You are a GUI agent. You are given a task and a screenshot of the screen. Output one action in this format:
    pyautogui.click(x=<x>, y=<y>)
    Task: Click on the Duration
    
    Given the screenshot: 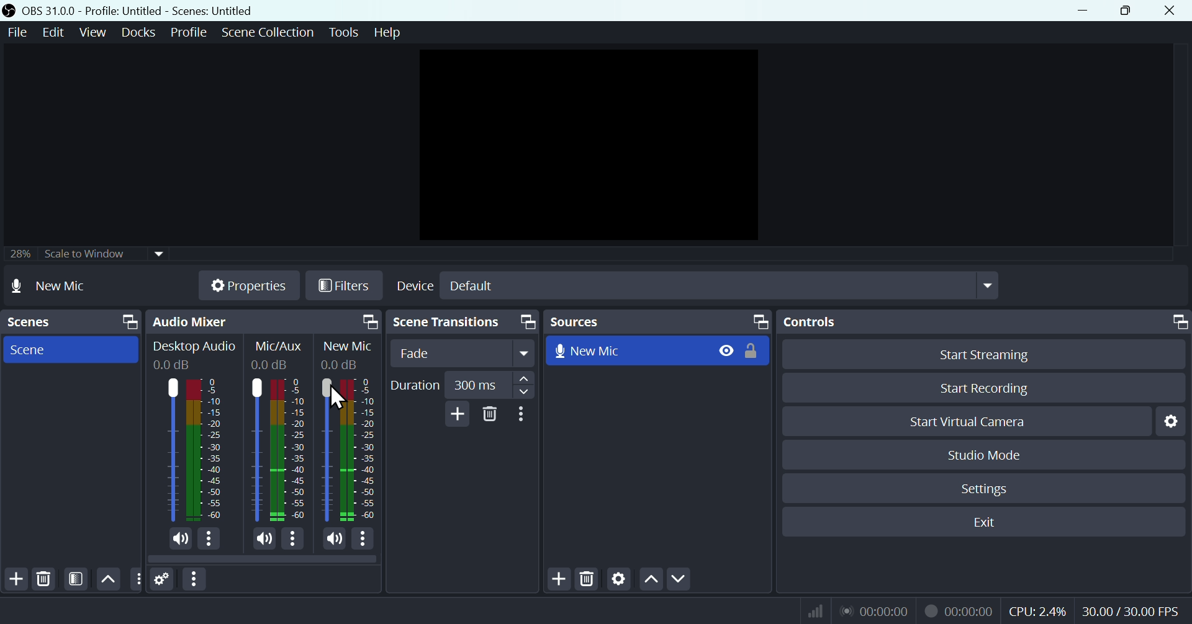 What is the action you would take?
    pyautogui.click(x=461, y=385)
    